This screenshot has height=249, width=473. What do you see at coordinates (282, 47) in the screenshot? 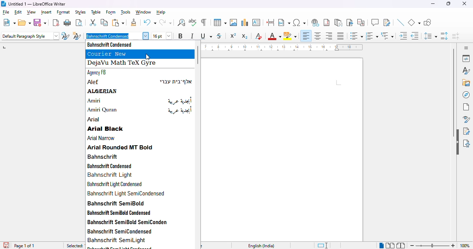
I see `ruler` at bounding box center [282, 47].